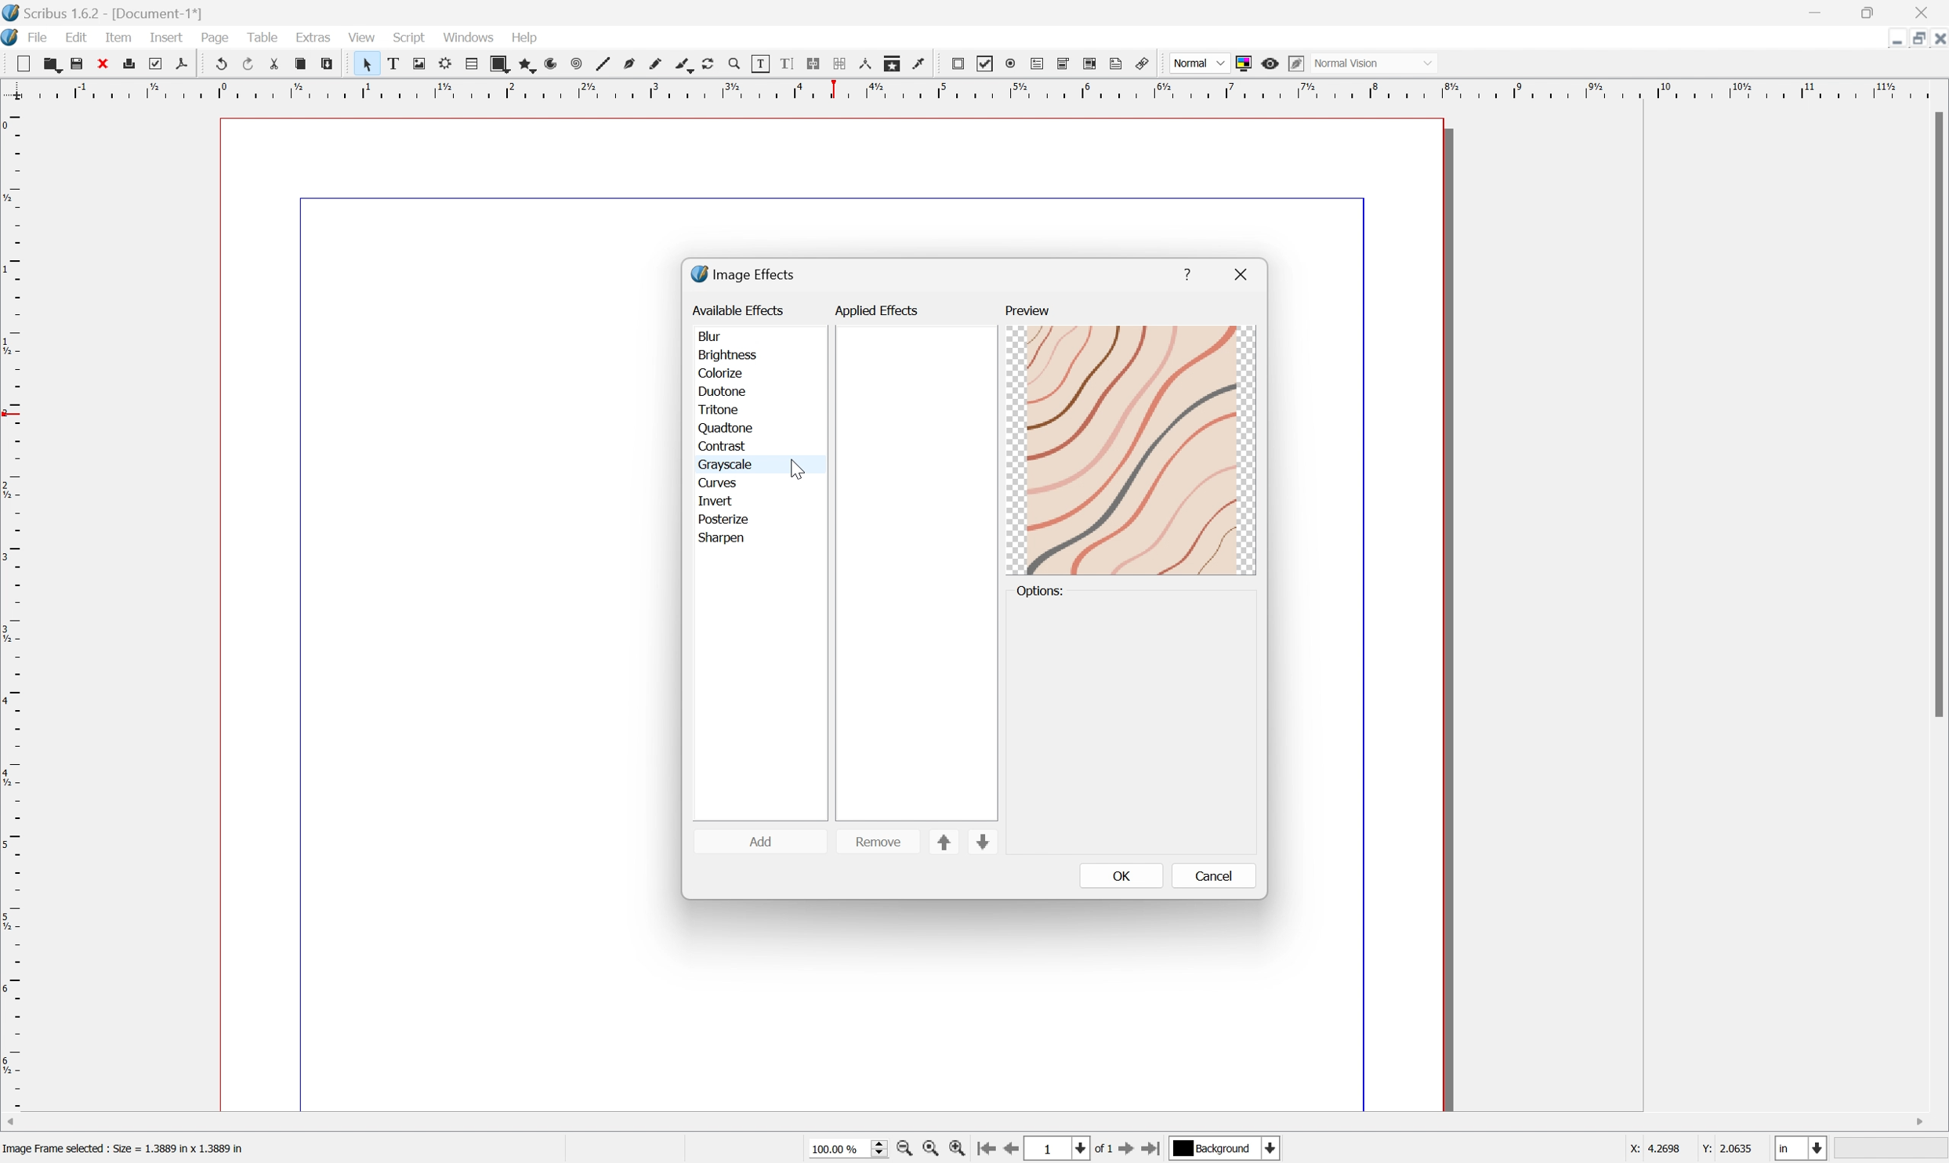 This screenshot has width=1949, height=1163. I want to click on Zoom in or out, so click(741, 66).